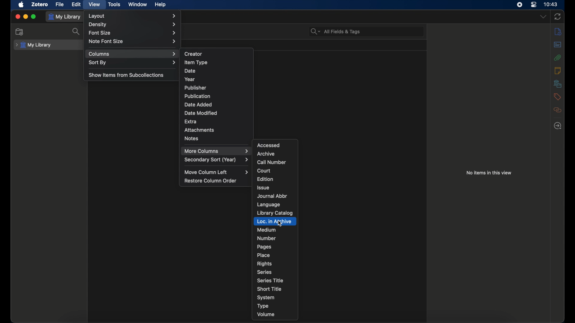  I want to click on density, so click(133, 25).